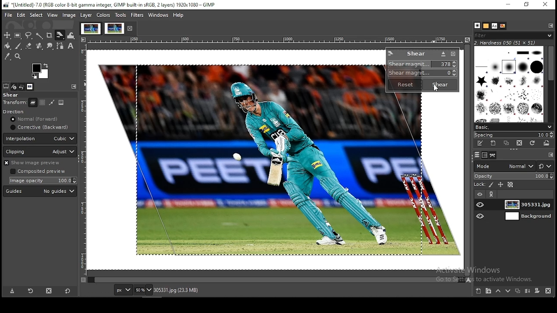 The image size is (557, 313). Describe the element at coordinates (8, 57) in the screenshot. I see `color picker tool` at that location.